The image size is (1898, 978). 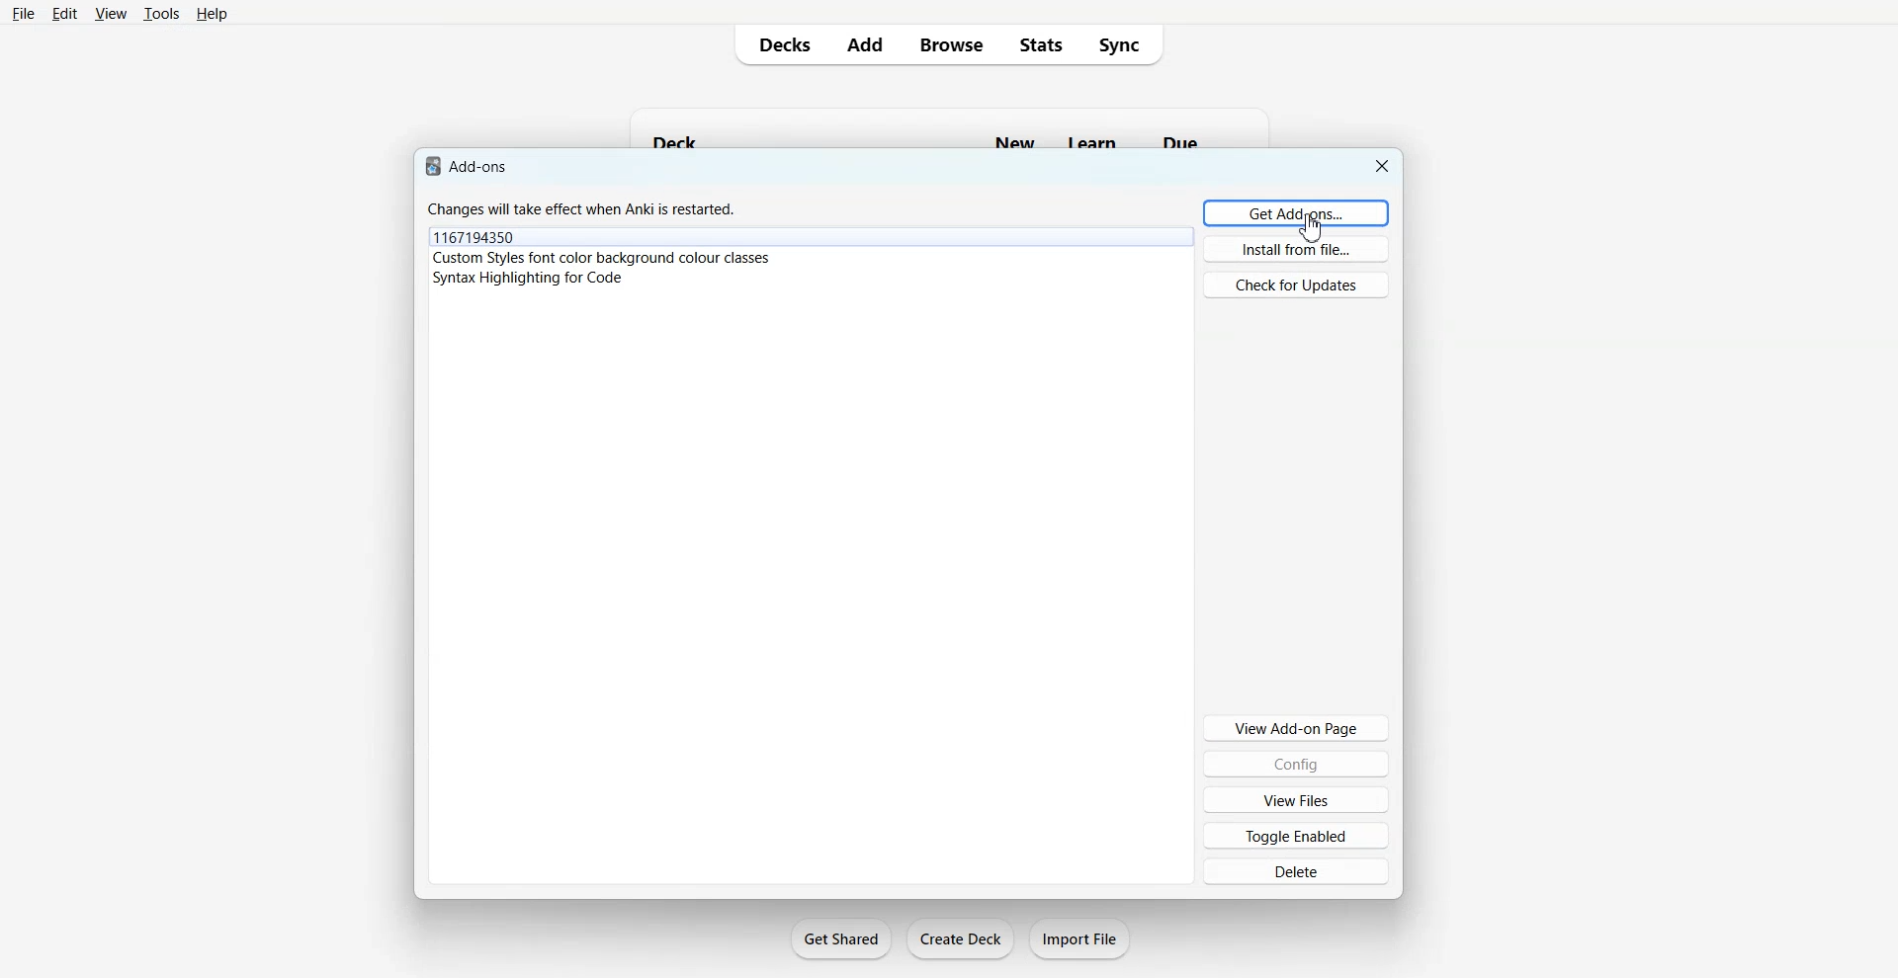 What do you see at coordinates (529, 277) in the screenshot?
I see `Syntax Highlighting for Code` at bounding box center [529, 277].